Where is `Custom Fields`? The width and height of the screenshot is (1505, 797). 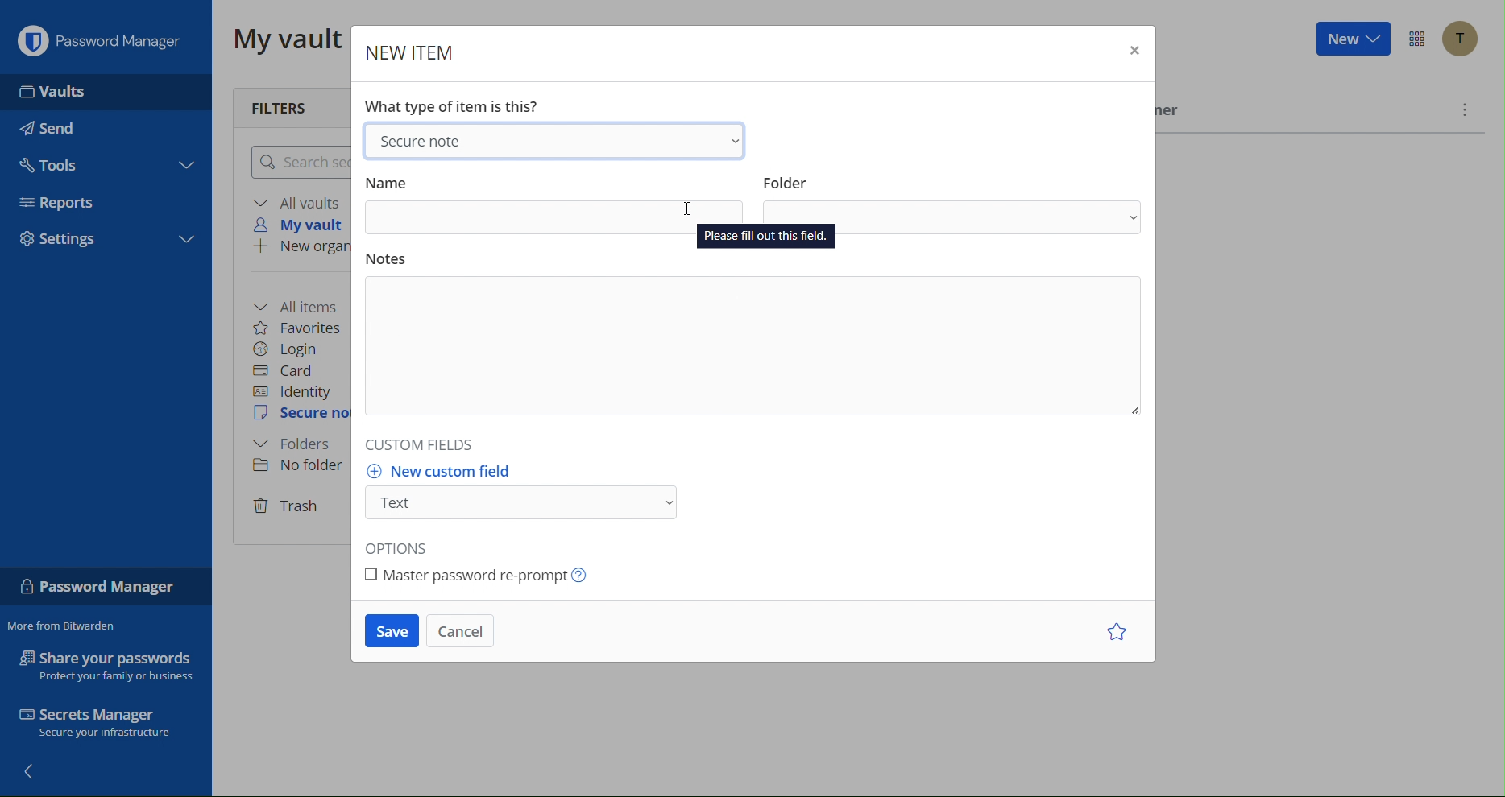 Custom Fields is located at coordinates (434, 448).